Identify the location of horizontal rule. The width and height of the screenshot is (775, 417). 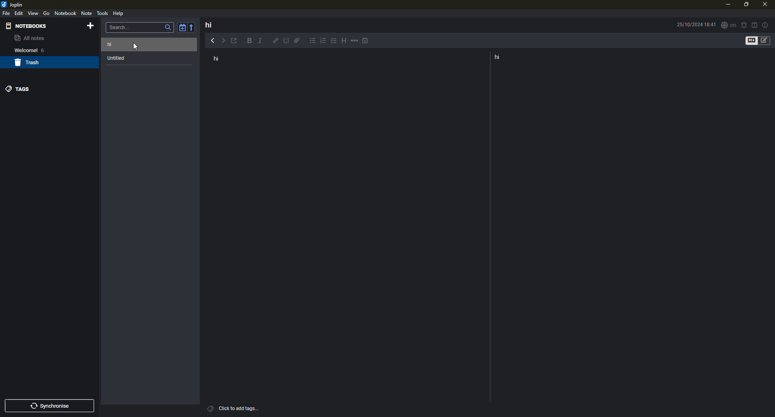
(354, 42).